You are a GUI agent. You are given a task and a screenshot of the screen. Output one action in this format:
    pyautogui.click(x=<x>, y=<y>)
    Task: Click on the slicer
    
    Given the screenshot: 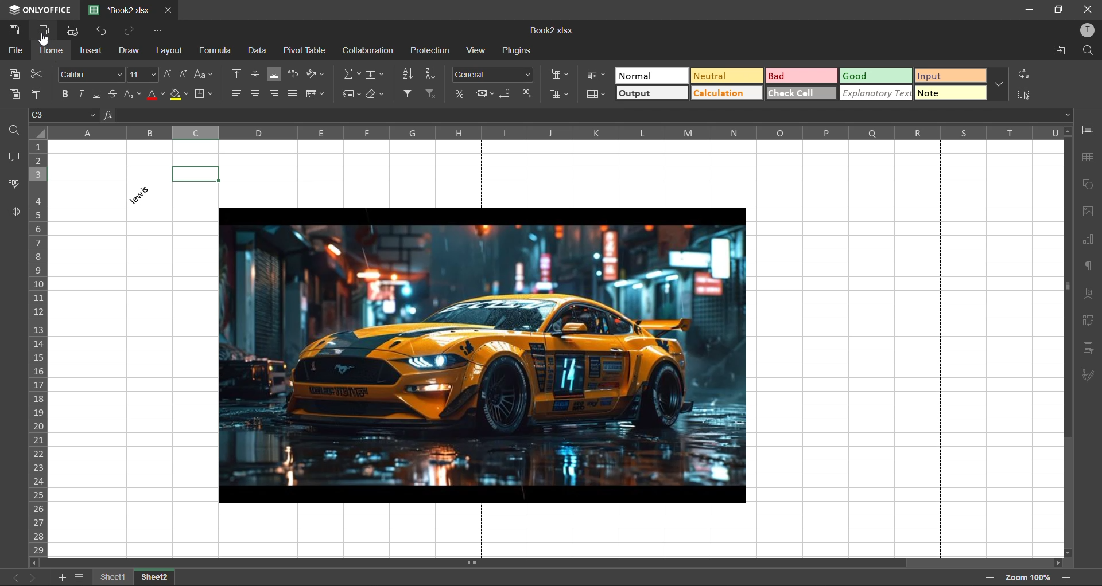 What is the action you would take?
    pyautogui.click(x=1089, y=349)
    